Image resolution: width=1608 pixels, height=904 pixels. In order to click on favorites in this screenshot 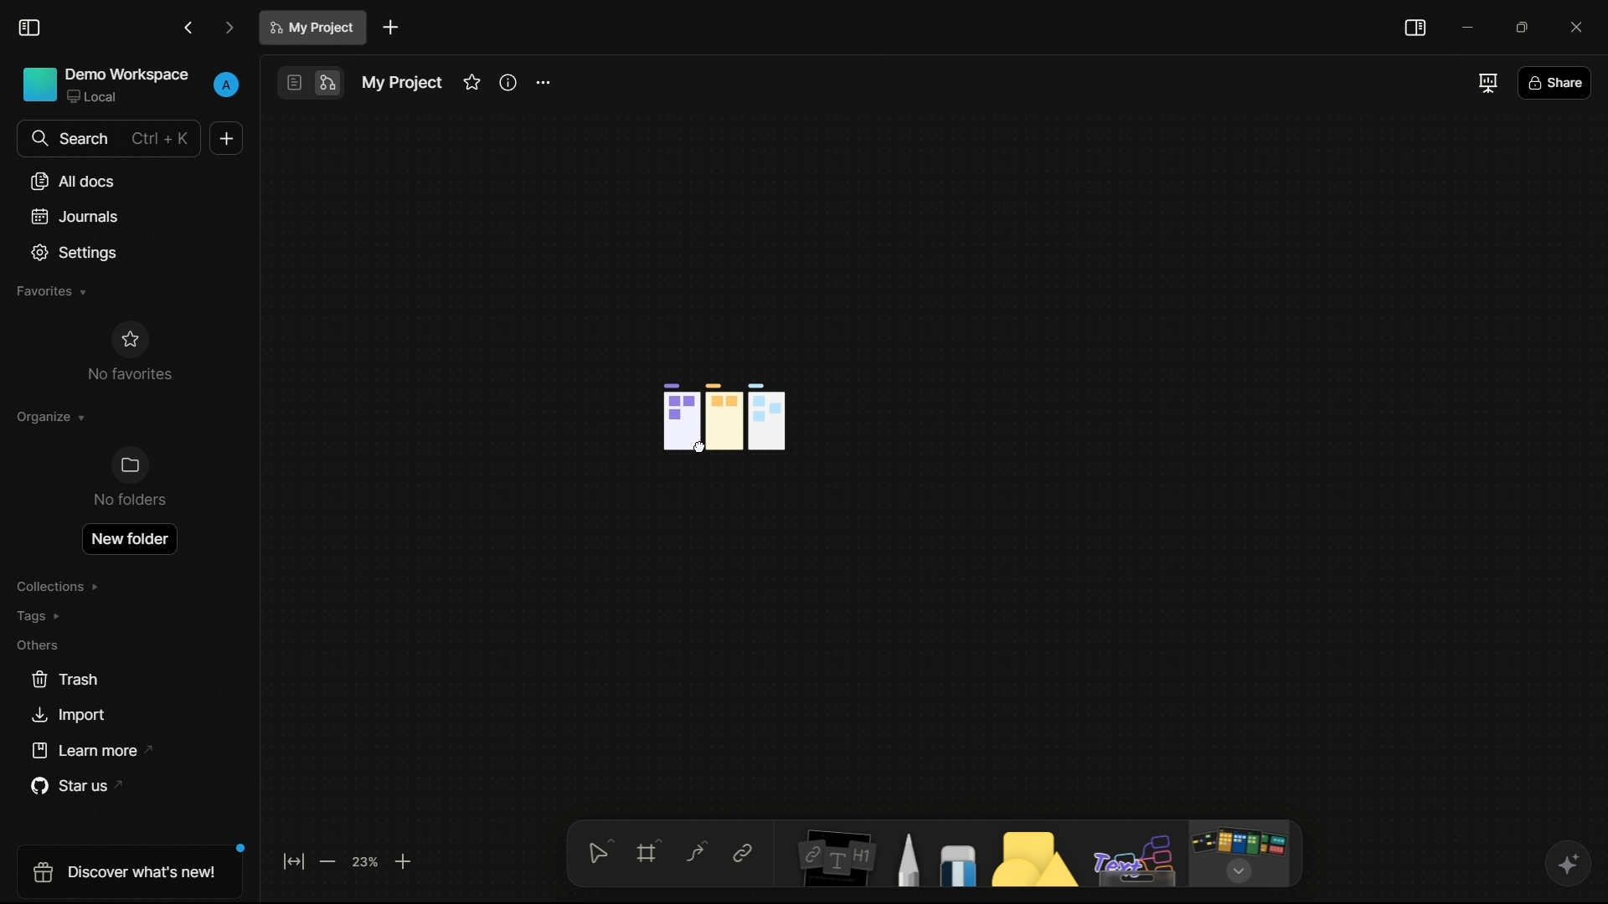, I will do `click(49, 291)`.